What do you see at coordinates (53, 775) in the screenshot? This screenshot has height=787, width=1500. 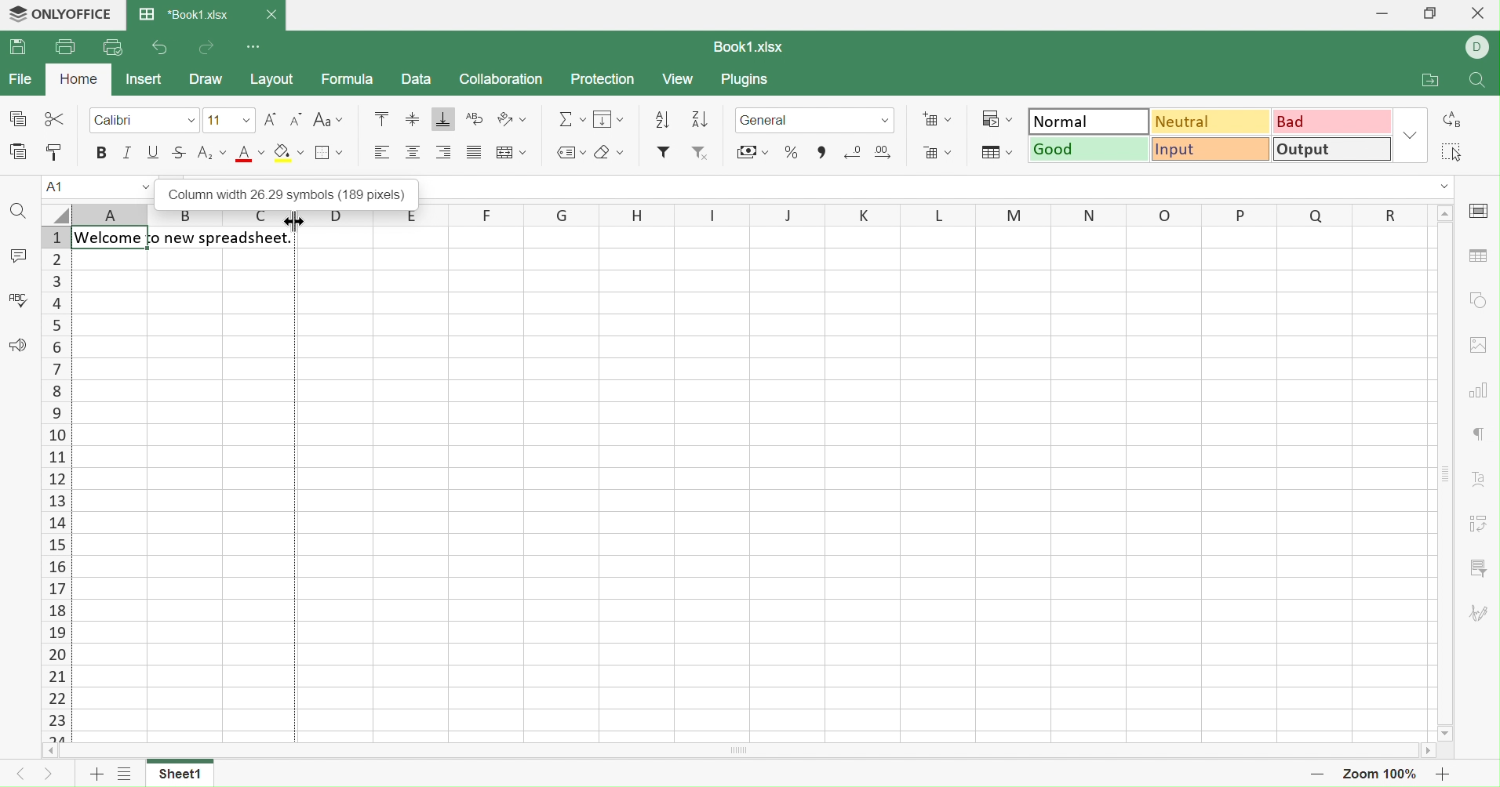 I see `Next` at bounding box center [53, 775].